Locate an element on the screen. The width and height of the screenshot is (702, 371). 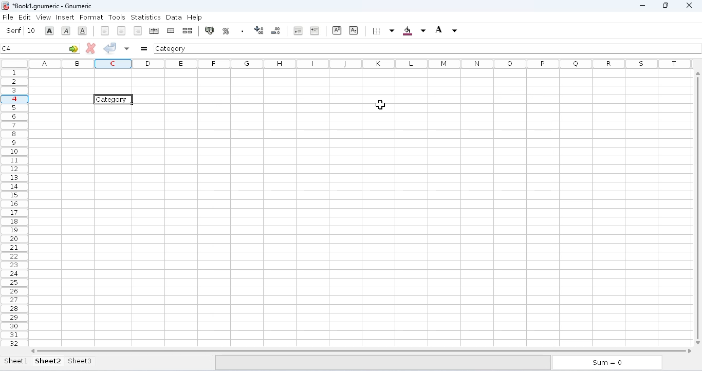
subscript is located at coordinates (376, 30).